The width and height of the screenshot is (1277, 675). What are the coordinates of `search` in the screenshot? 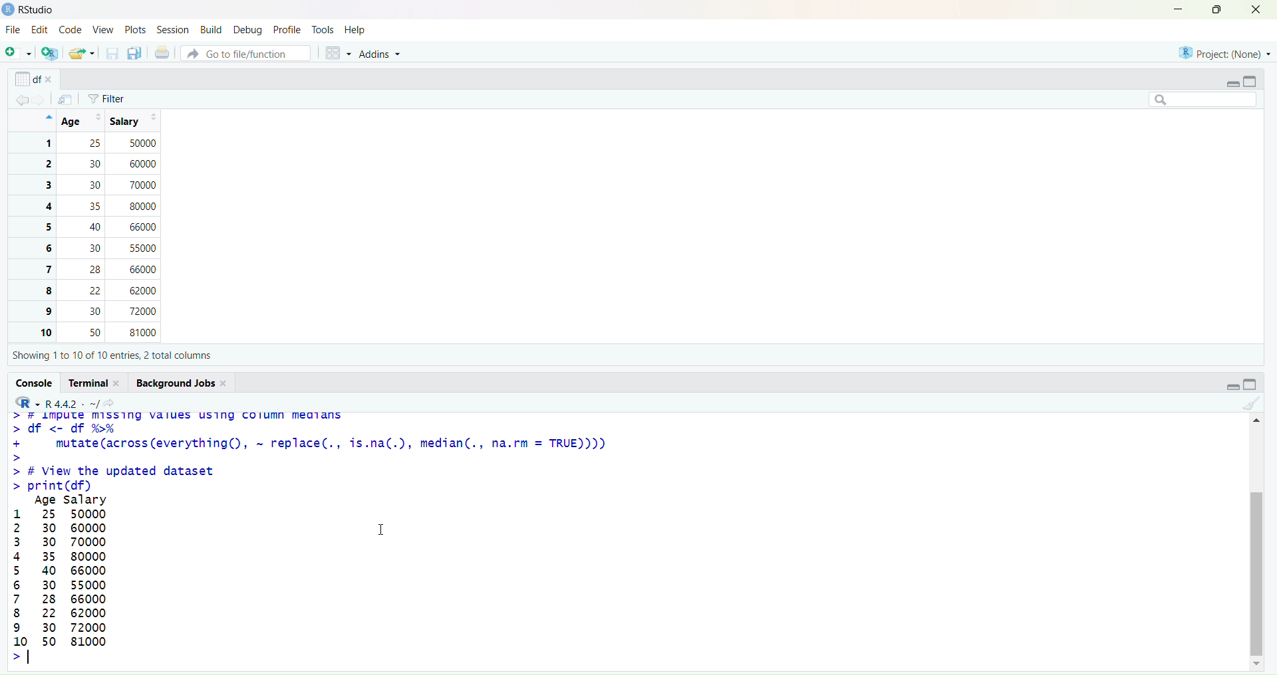 It's located at (1196, 99).